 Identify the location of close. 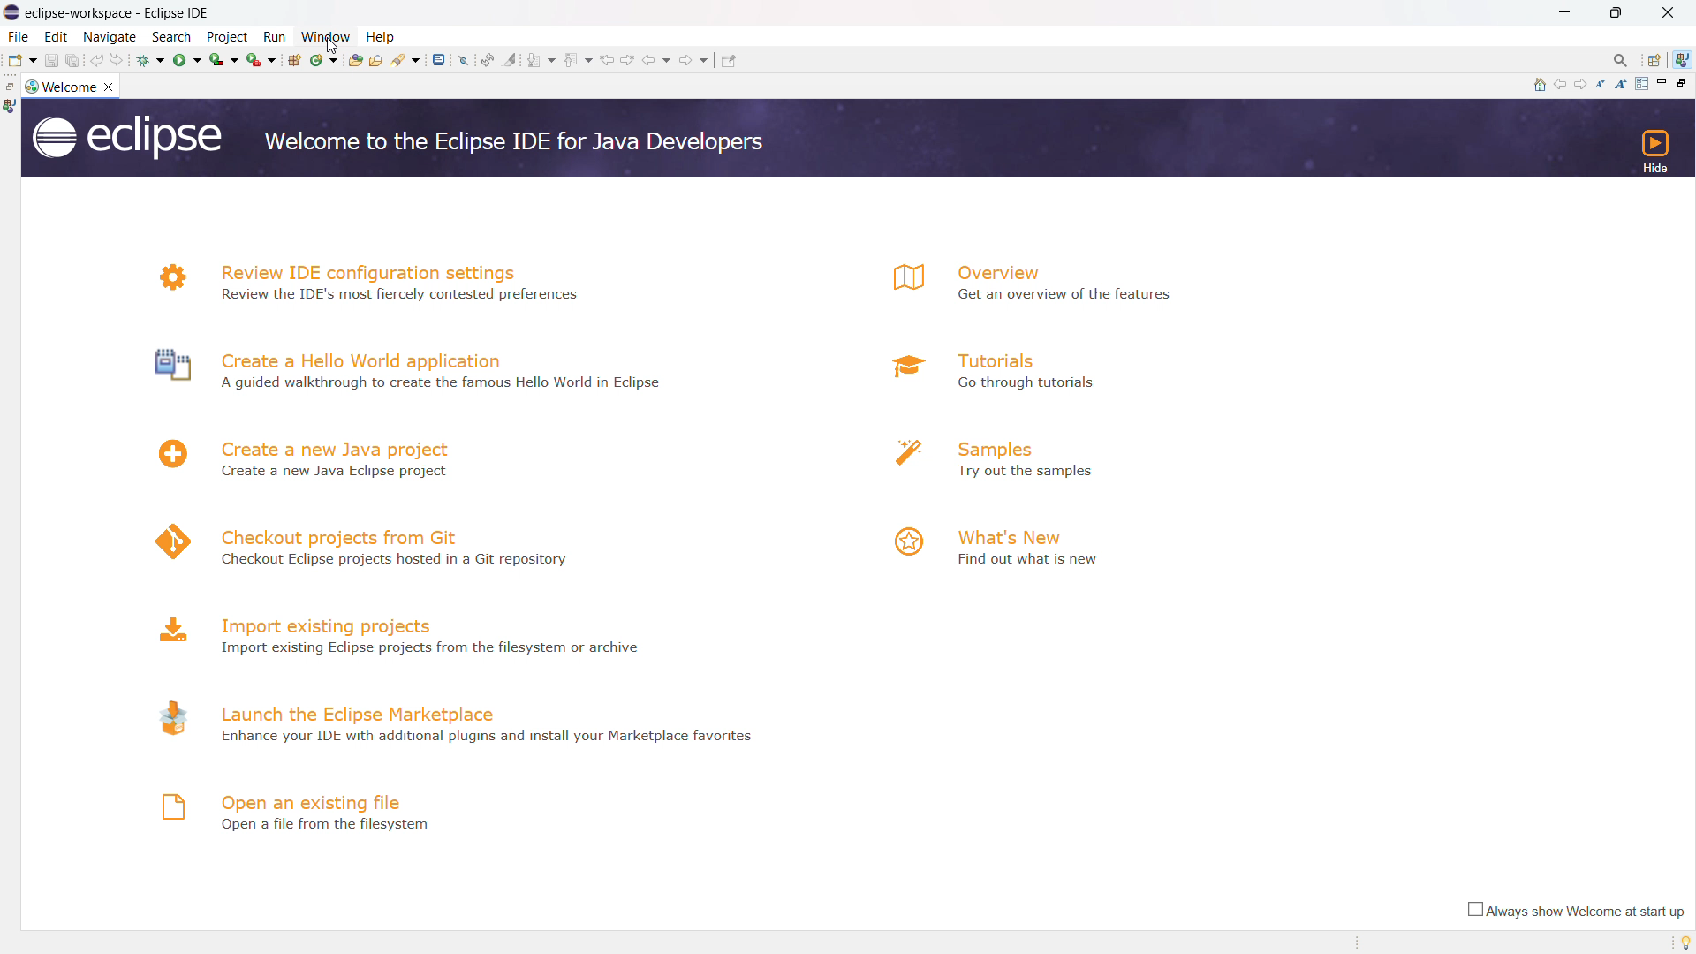
(111, 87).